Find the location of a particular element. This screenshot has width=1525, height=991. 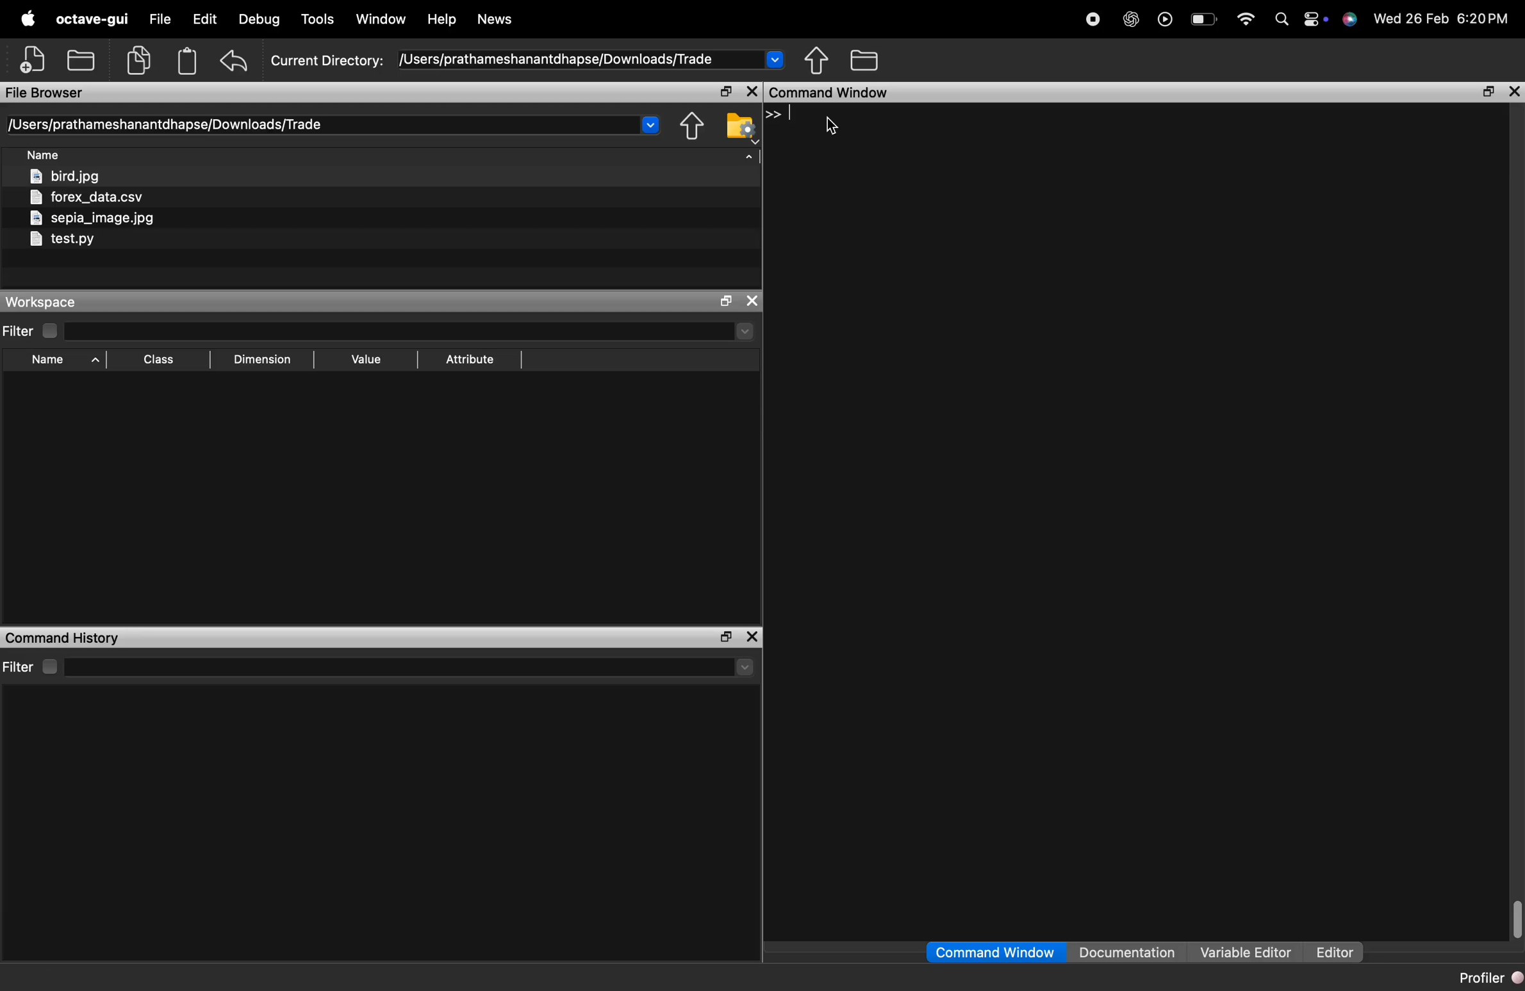

Folder is located at coordinates (866, 60).